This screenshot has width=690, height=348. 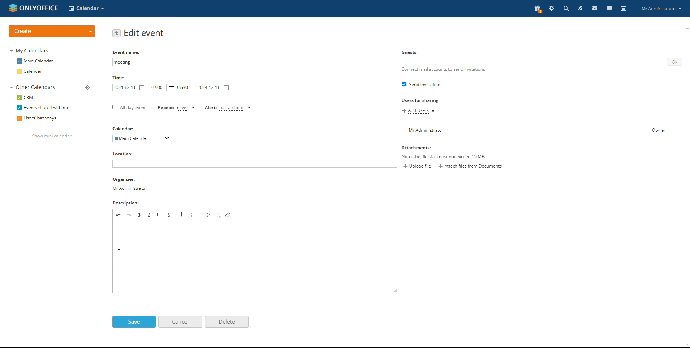 I want to click on users' birthdays, so click(x=36, y=119).